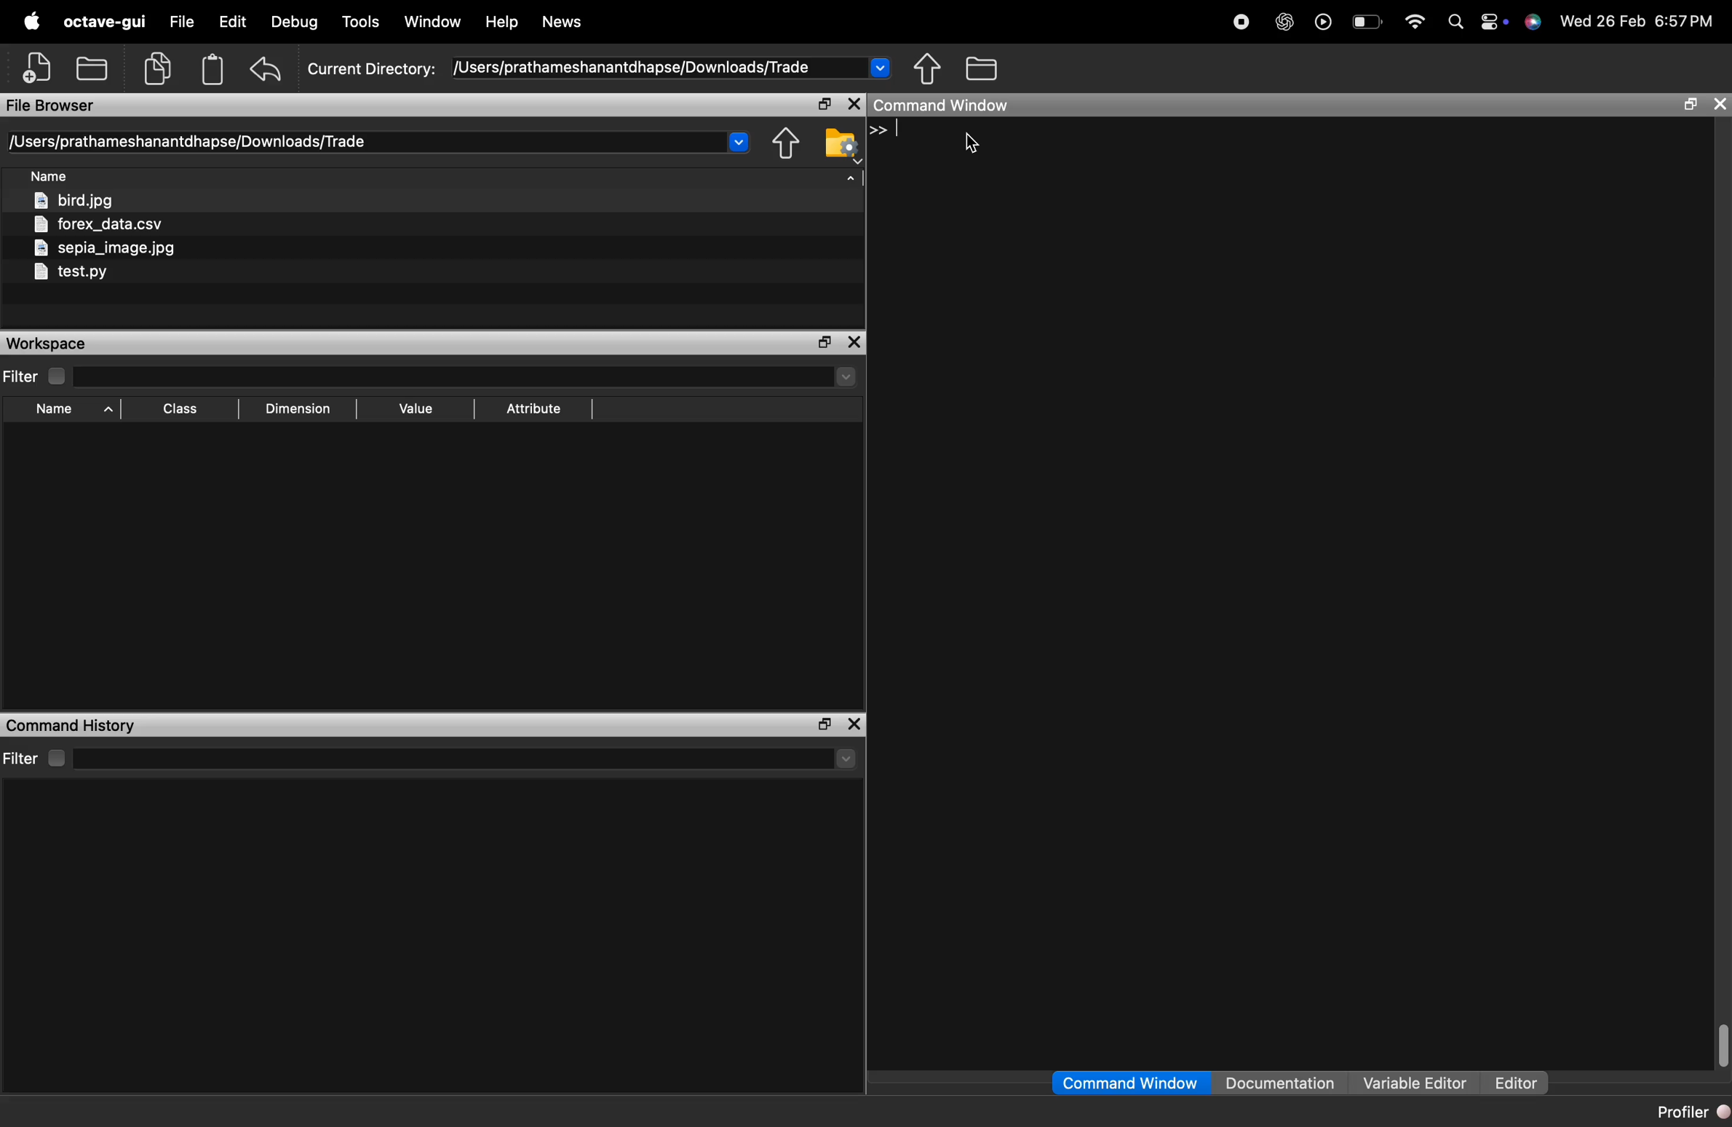  What do you see at coordinates (1688, 1112) in the screenshot?
I see `profiler ` at bounding box center [1688, 1112].